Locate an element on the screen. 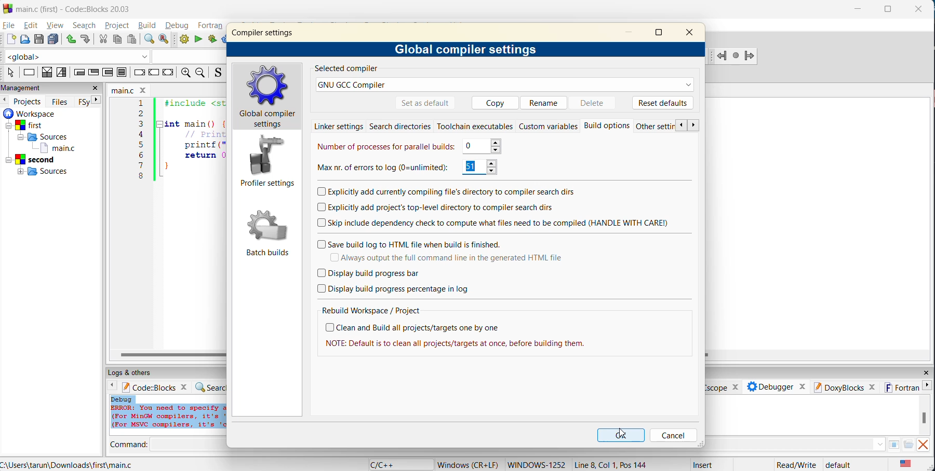 The width and height of the screenshot is (935, 471). break instruction is located at coordinates (138, 73).